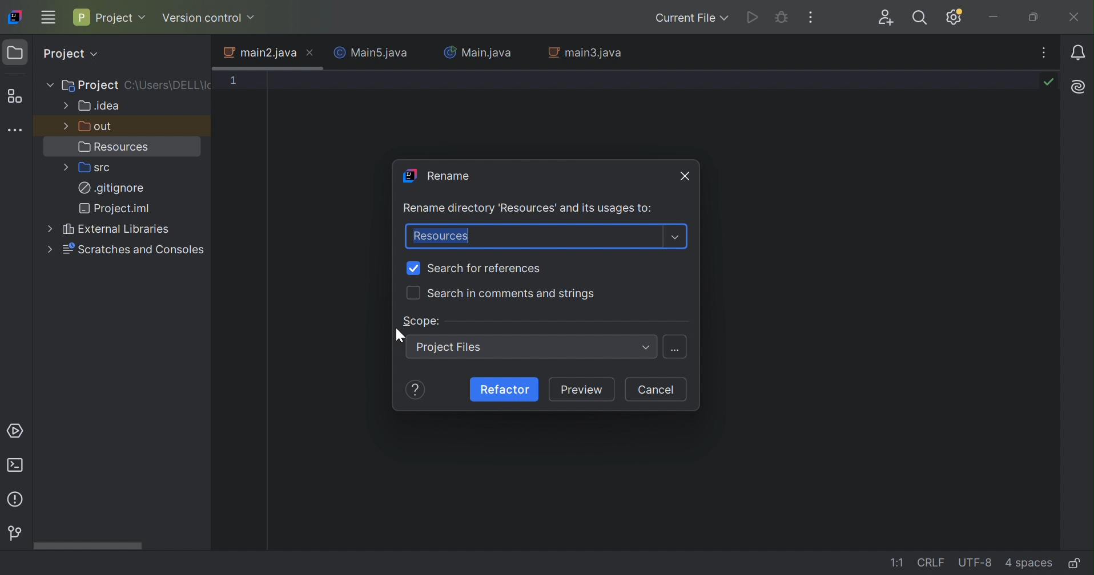 Image resolution: width=1094 pixels, height=575 pixels. Describe the element at coordinates (685, 176) in the screenshot. I see `Close` at that location.